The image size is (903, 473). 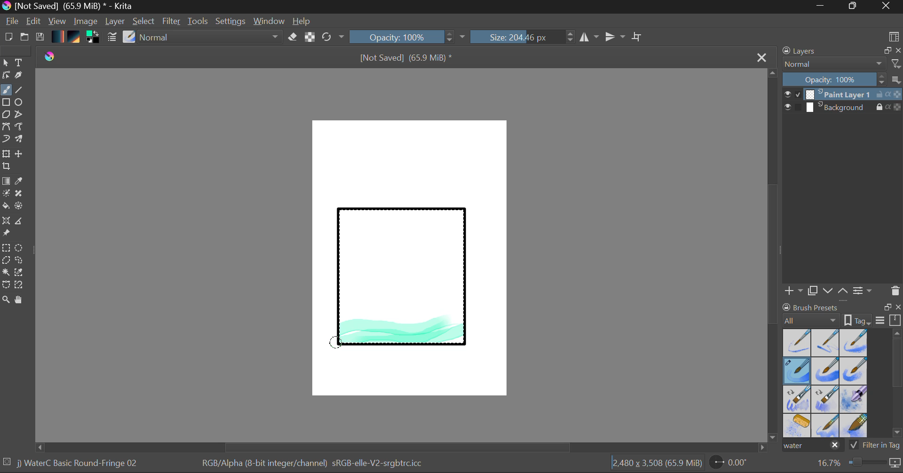 I want to click on Brush Size, so click(x=523, y=37).